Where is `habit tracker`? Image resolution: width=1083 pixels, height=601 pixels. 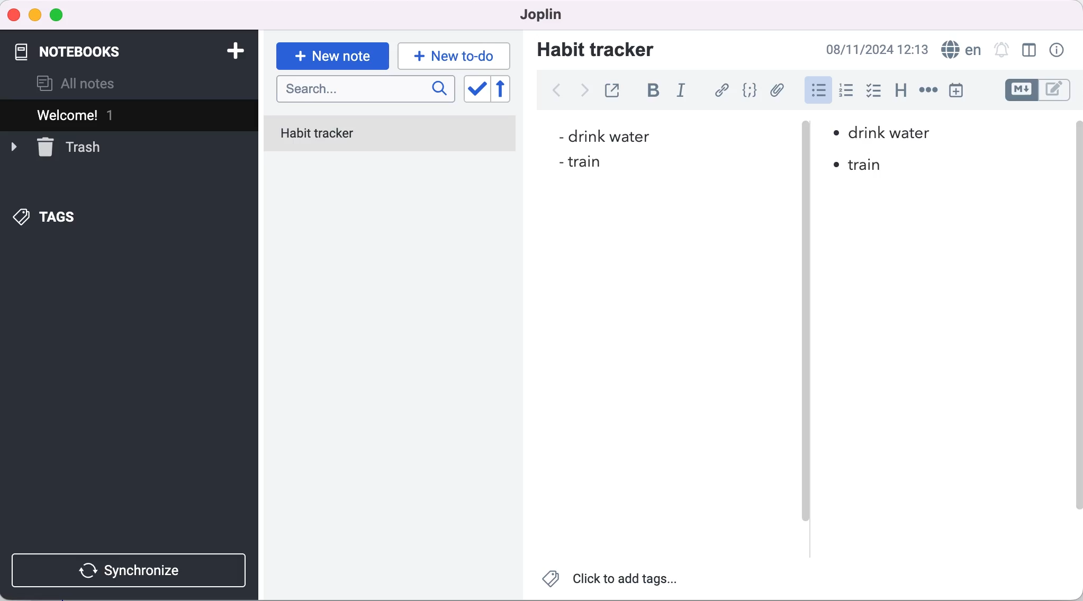 habit tracker is located at coordinates (595, 49).